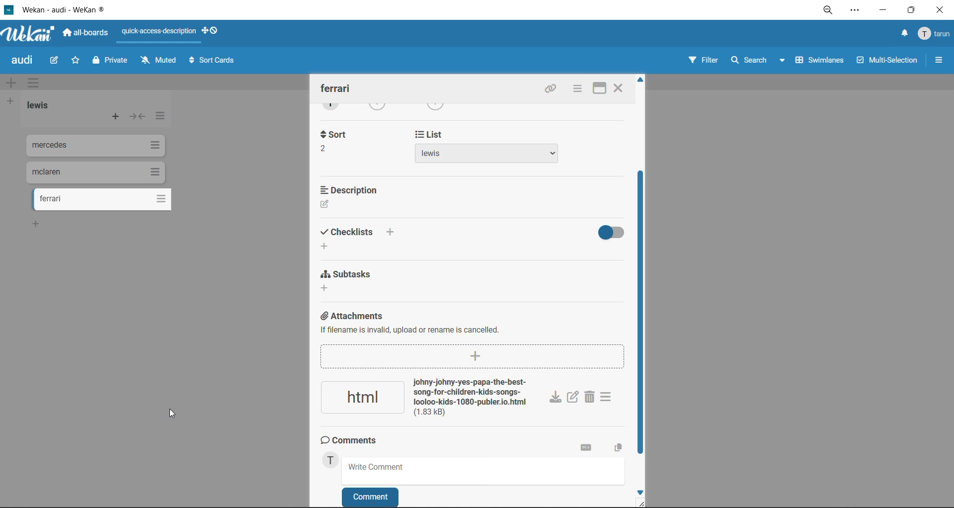  I want to click on copy, so click(622, 446).